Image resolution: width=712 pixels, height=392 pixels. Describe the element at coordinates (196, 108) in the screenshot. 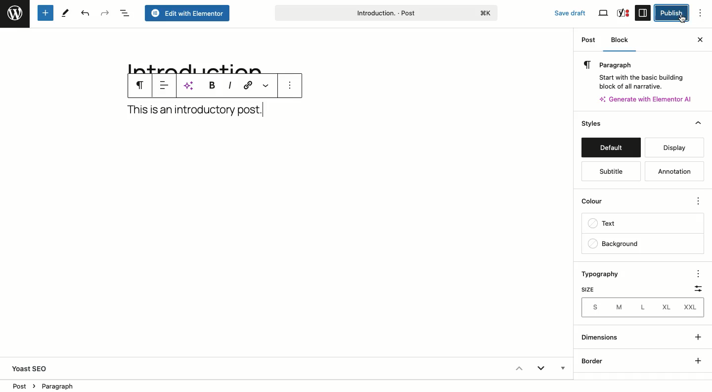

I see `[Type / to choose a block` at that location.